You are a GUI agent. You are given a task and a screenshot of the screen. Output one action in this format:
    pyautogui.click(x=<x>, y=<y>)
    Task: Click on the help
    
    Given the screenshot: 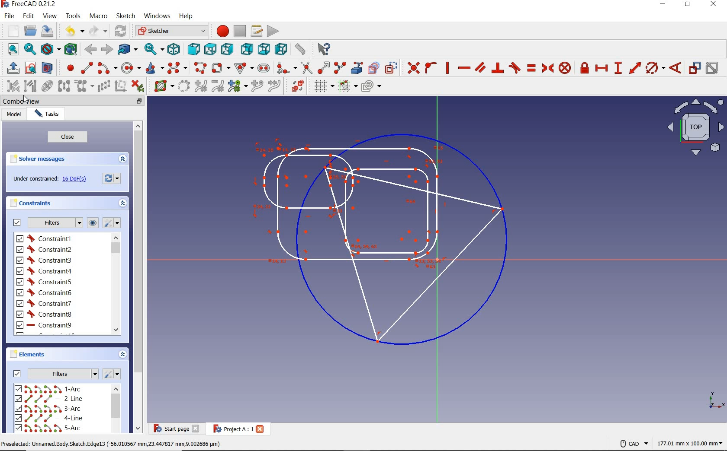 What is the action you would take?
    pyautogui.click(x=187, y=16)
    